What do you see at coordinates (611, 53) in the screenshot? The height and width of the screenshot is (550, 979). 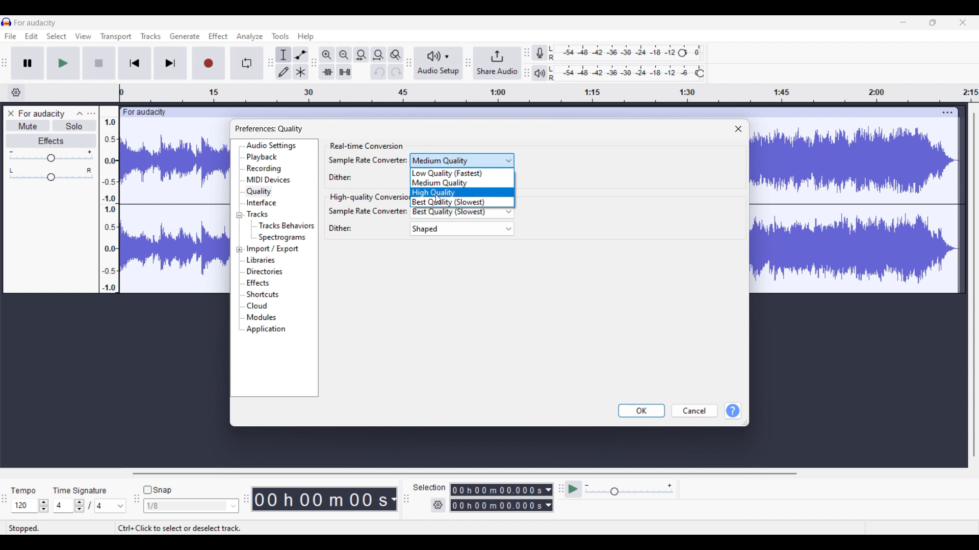 I see `Recording level` at bounding box center [611, 53].